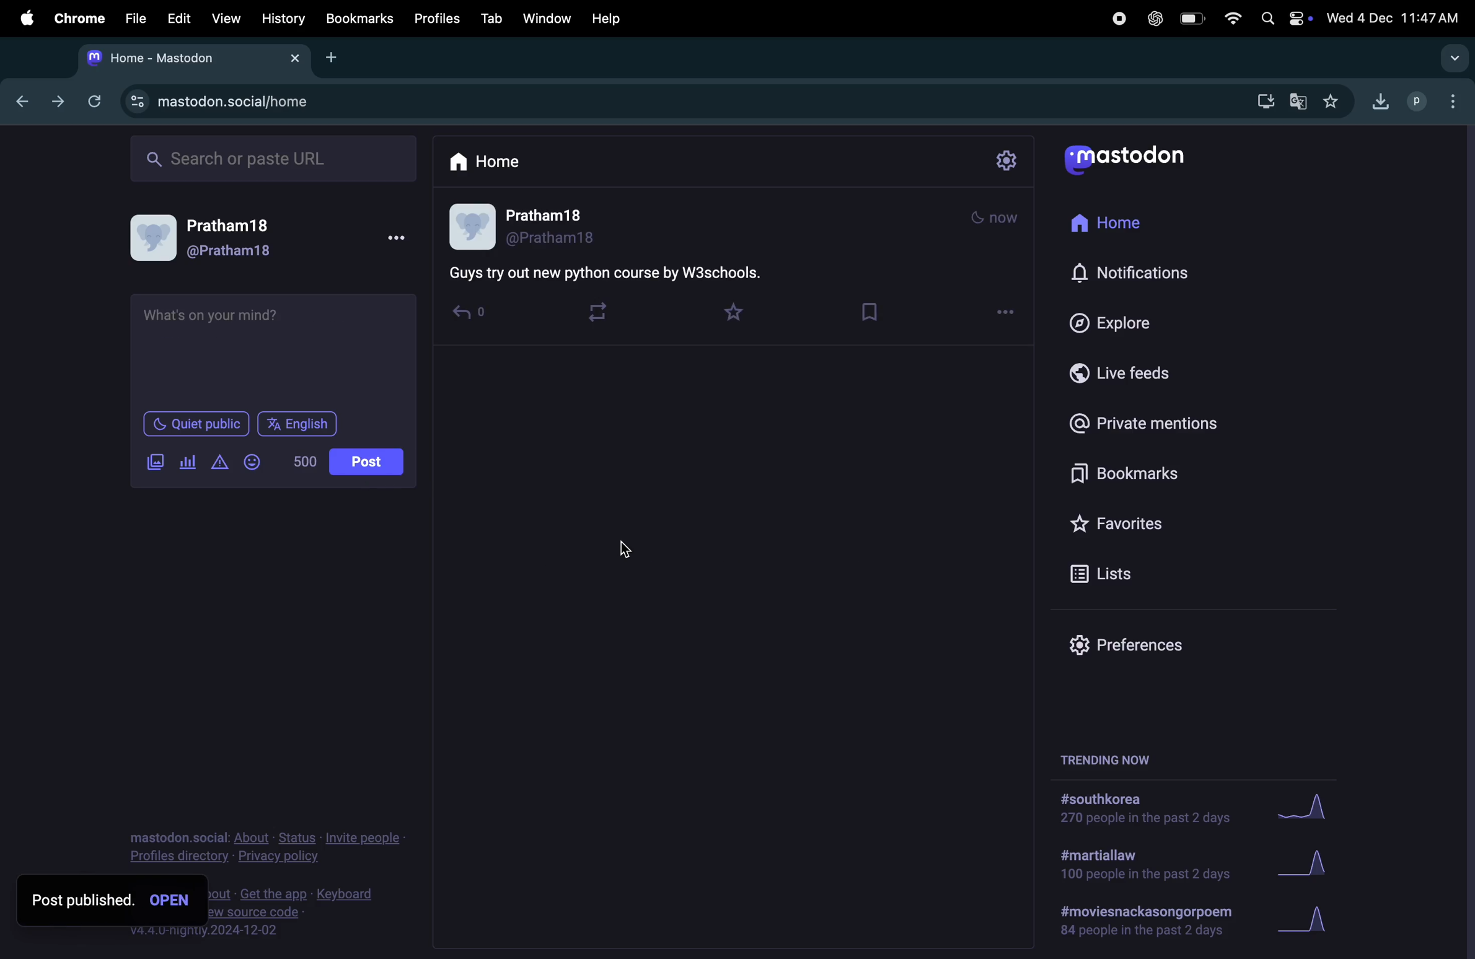 This screenshot has height=959, width=1475. What do you see at coordinates (1394, 15) in the screenshot?
I see `Date and time` at bounding box center [1394, 15].